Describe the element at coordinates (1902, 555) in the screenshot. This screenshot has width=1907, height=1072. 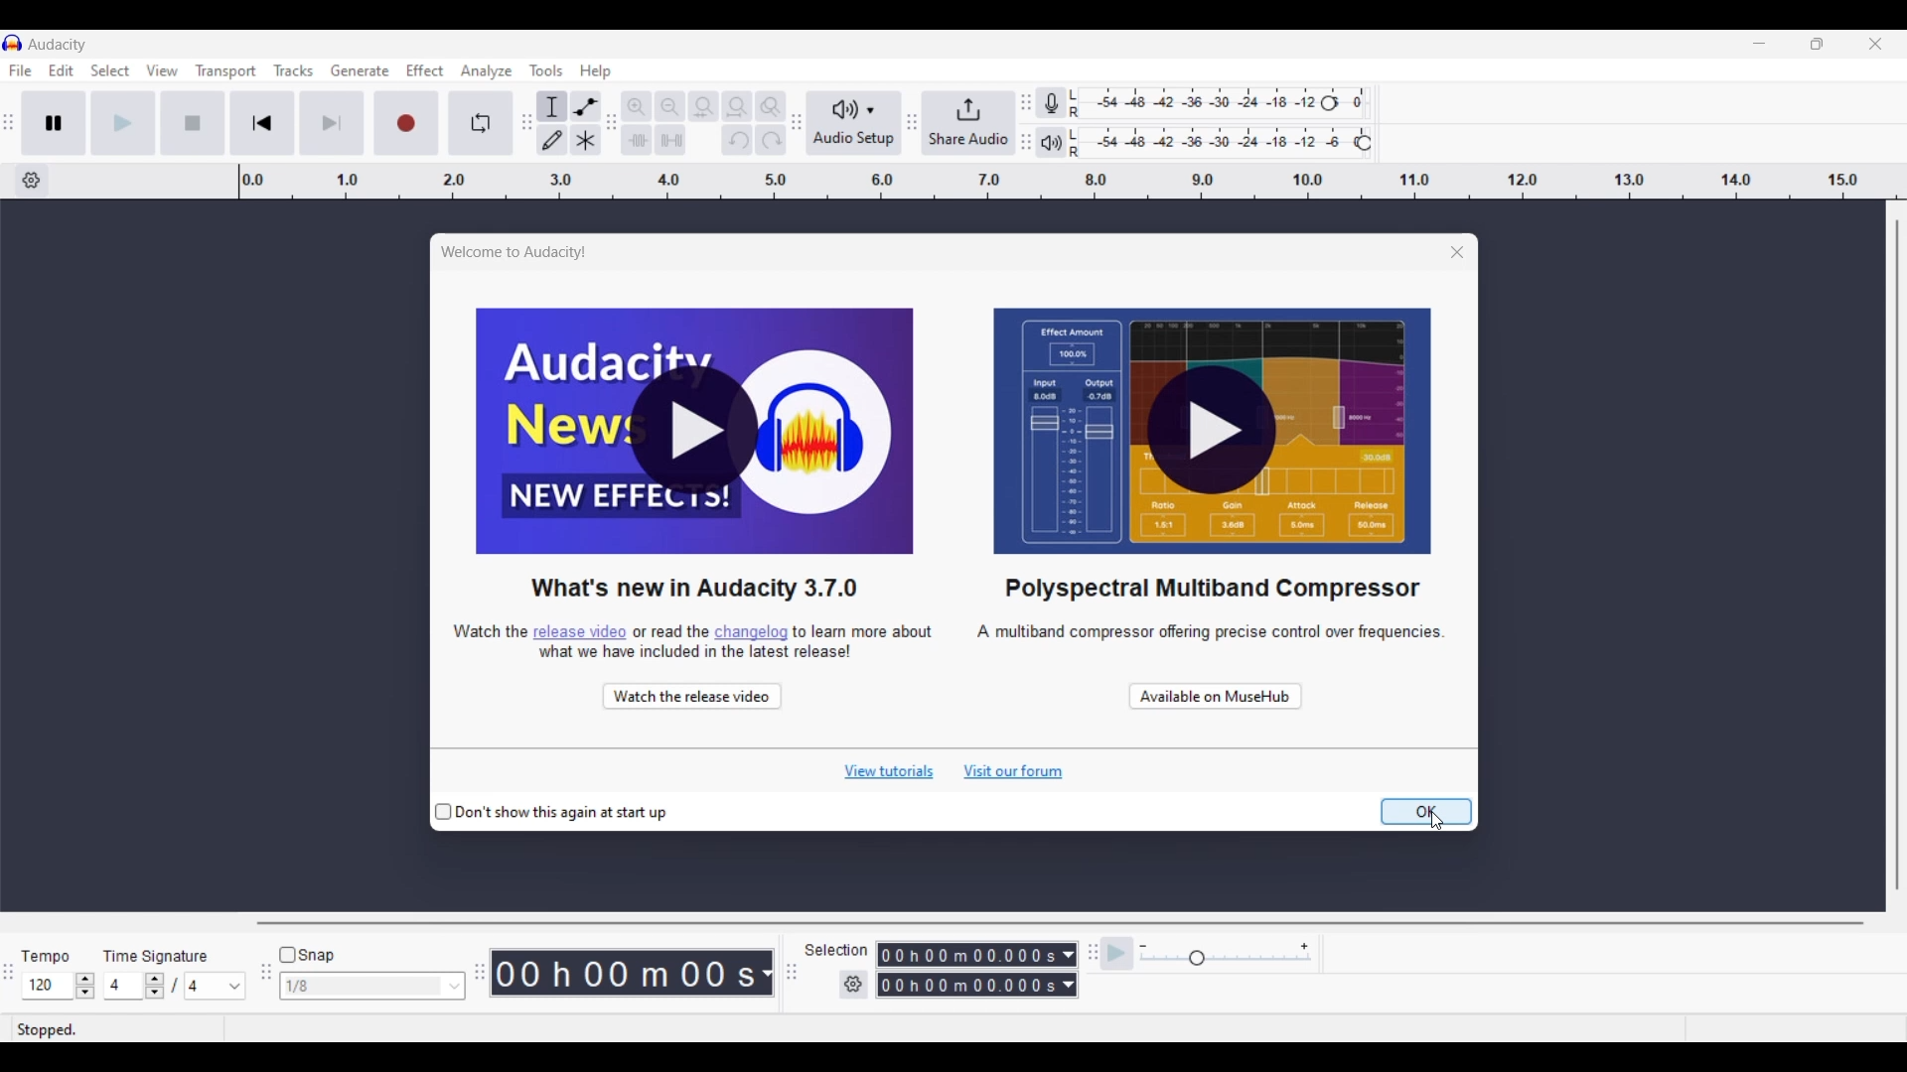
I see `Vertical slide bar` at that location.